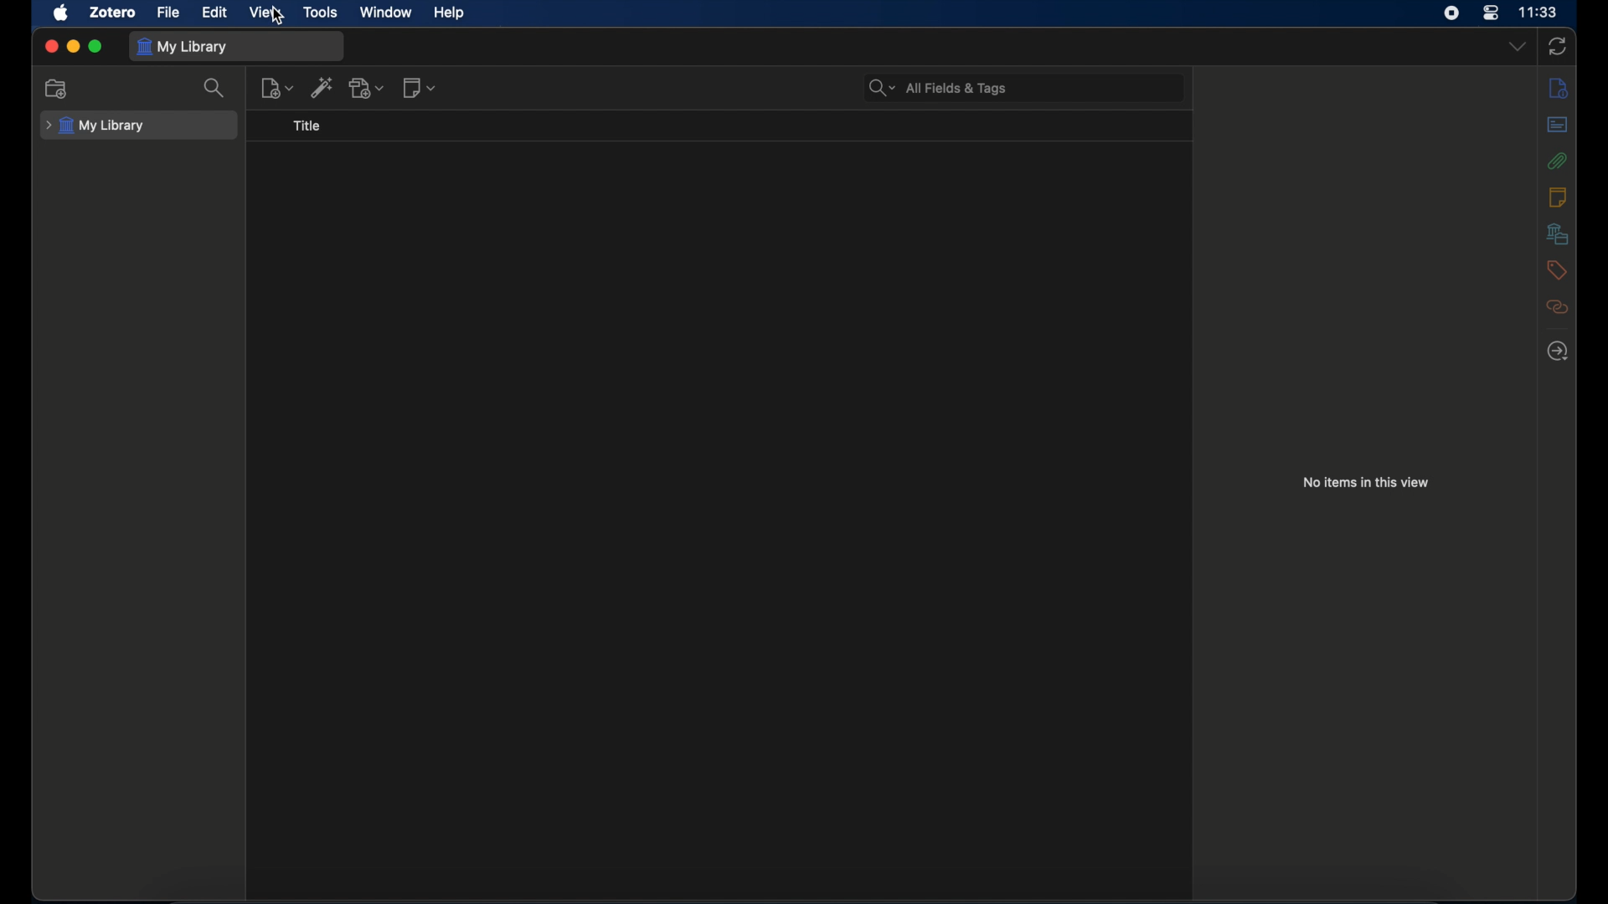 This screenshot has height=904, width=1608. I want to click on minimize, so click(74, 48).